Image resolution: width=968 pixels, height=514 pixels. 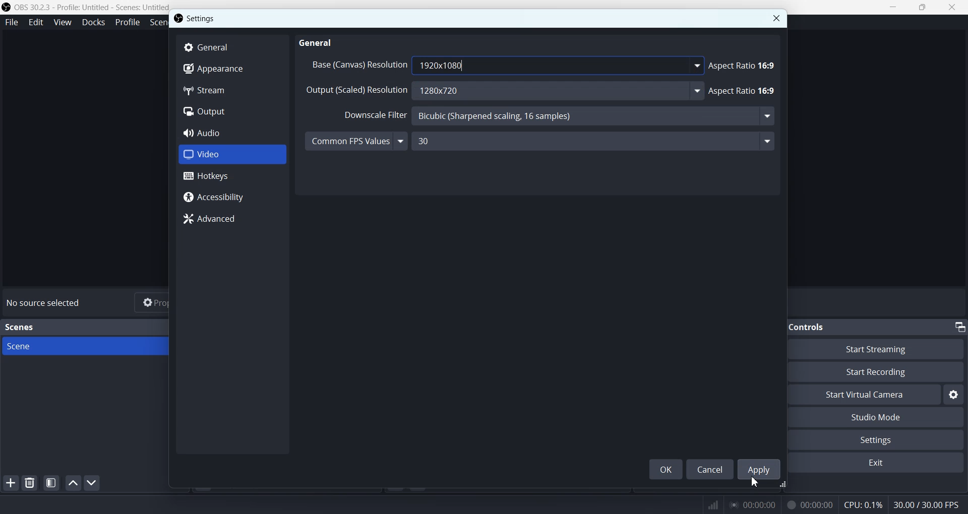 What do you see at coordinates (960, 327) in the screenshot?
I see `Minimize` at bounding box center [960, 327].